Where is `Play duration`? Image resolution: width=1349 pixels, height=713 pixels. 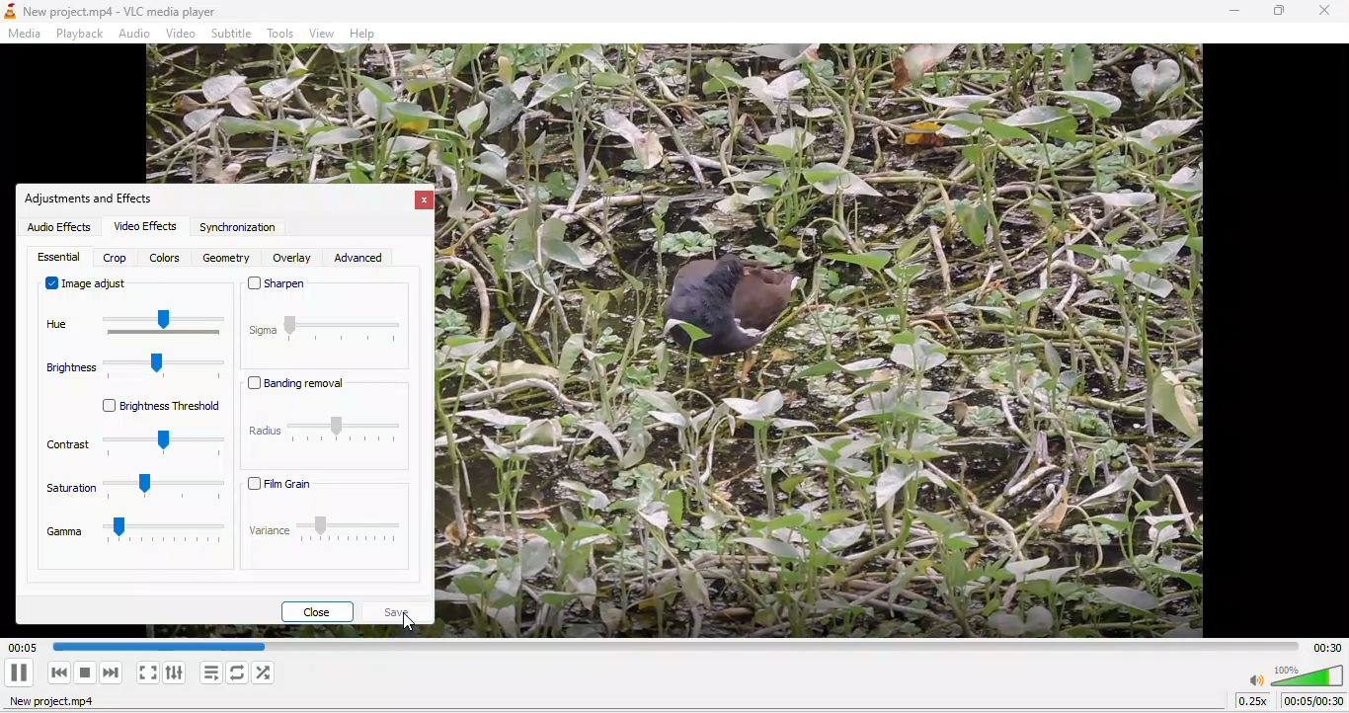
Play duration is located at coordinates (1325, 646).